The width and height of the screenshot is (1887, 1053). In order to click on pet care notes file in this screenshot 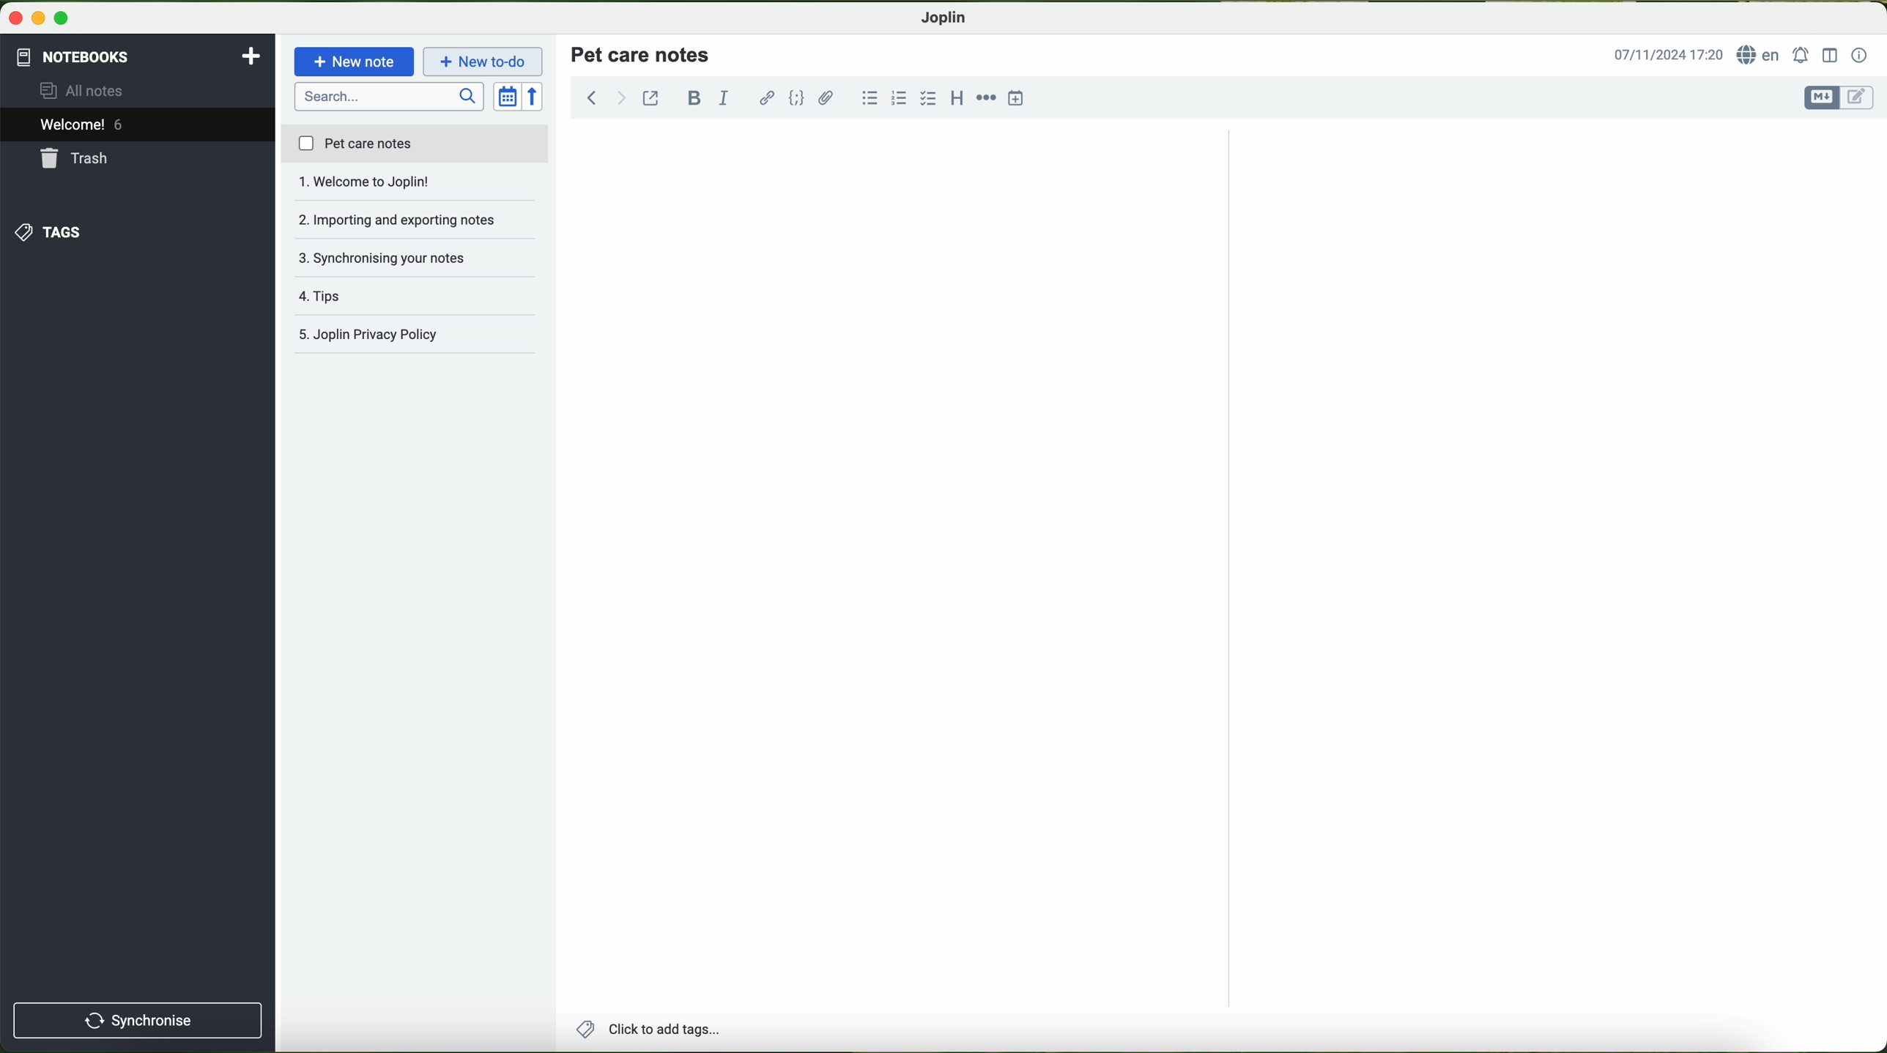, I will do `click(414, 145)`.